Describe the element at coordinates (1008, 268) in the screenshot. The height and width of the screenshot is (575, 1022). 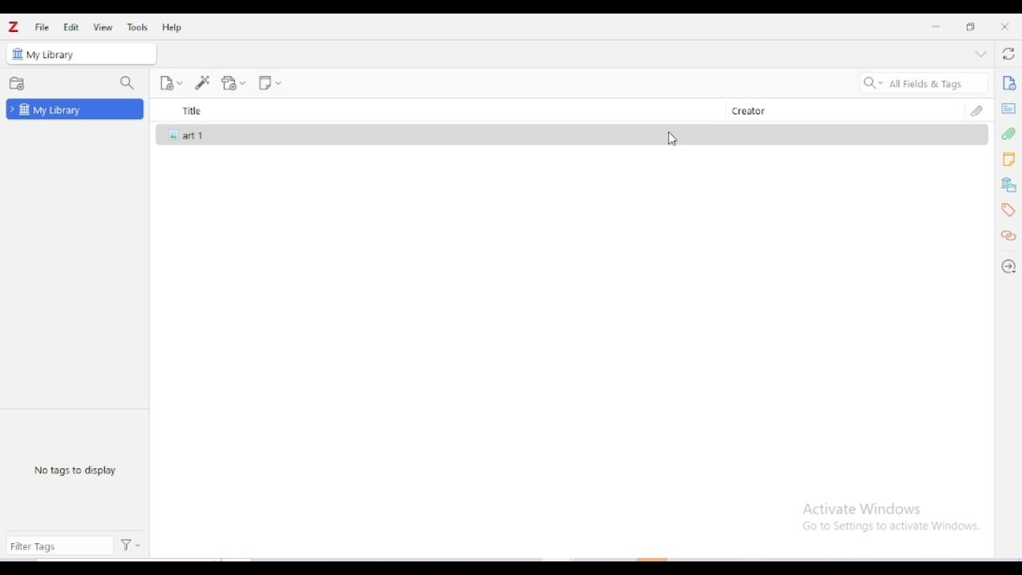
I see `locate` at that location.